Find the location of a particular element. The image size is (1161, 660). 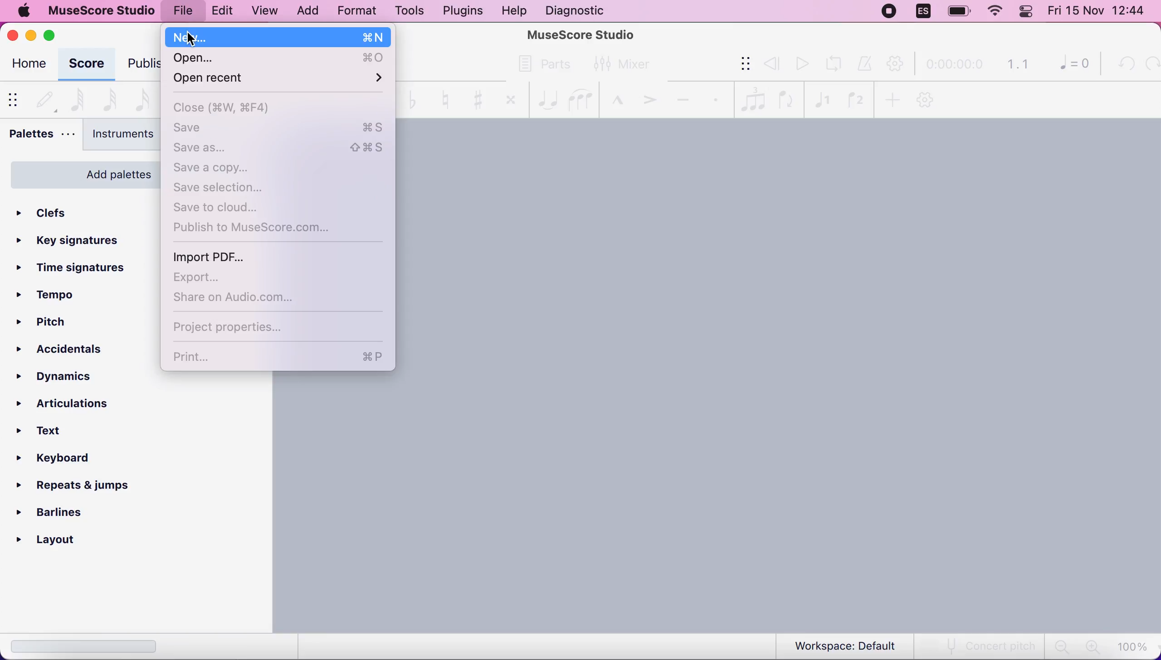

toggle sharp is located at coordinates (474, 99).